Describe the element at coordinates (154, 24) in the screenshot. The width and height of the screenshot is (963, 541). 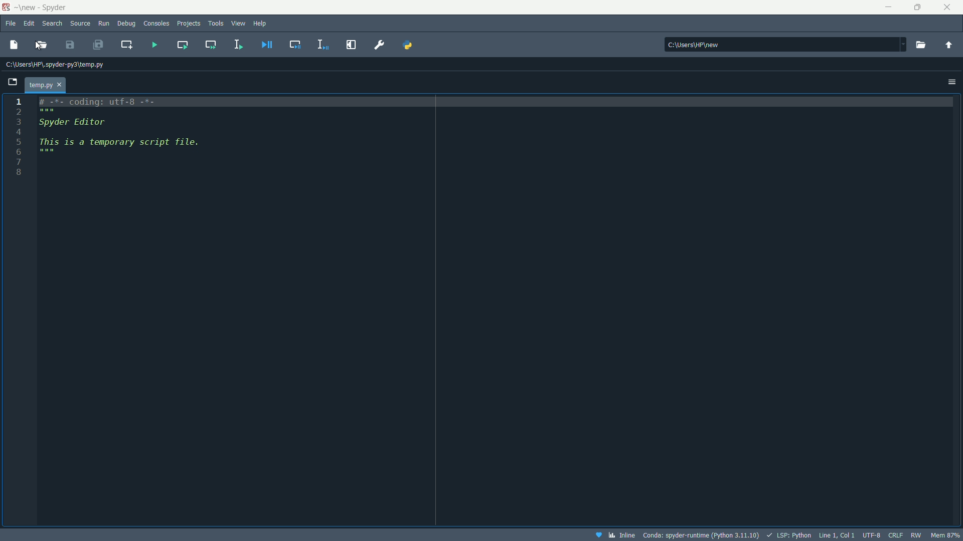
I see `Consoles menu` at that location.